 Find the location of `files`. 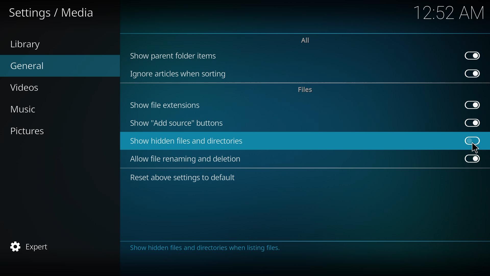

files is located at coordinates (307, 89).